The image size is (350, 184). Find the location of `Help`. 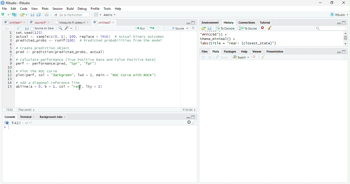

Help is located at coordinates (118, 9).